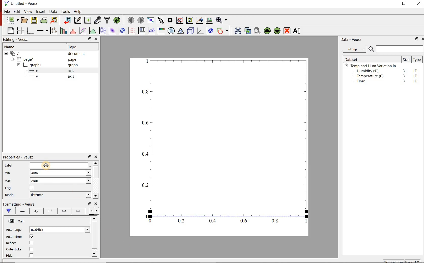 Image resolution: width=424 pixels, height=263 pixels. I want to click on click or draw a rectangle to zoom graph axes, so click(180, 20).